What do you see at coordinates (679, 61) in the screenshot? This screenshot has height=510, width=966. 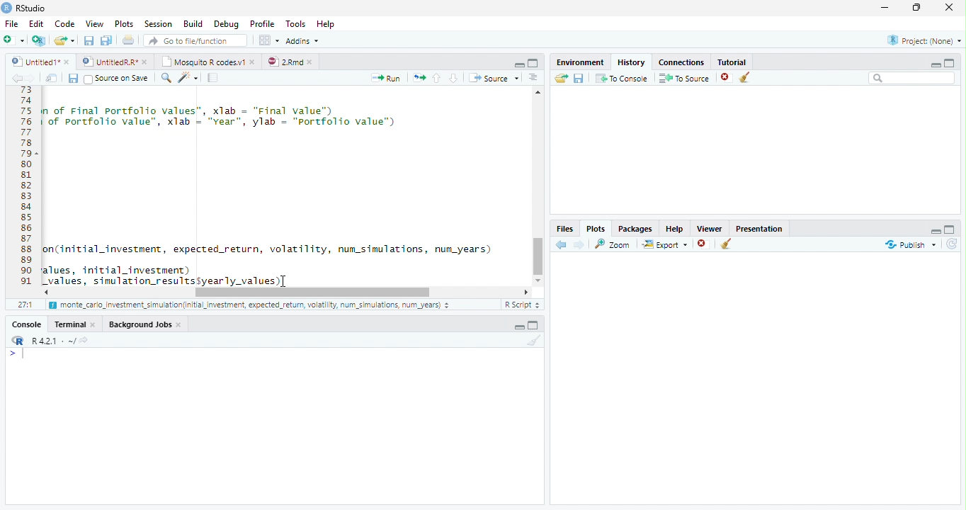 I see `‘Connections` at bounding box center [679, 61].